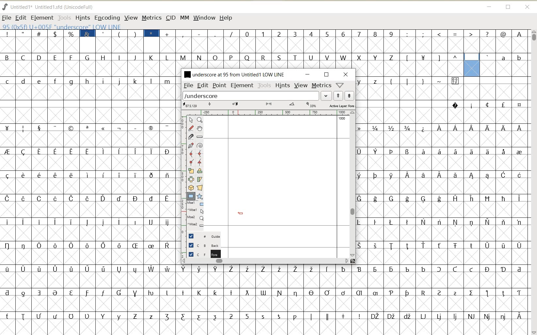 The width and height of the screenshot is (537, 335). What do you see at coordinates (200, 162) in the screenshot?
I see `Add a corner point` at bounding box center [200, 162].